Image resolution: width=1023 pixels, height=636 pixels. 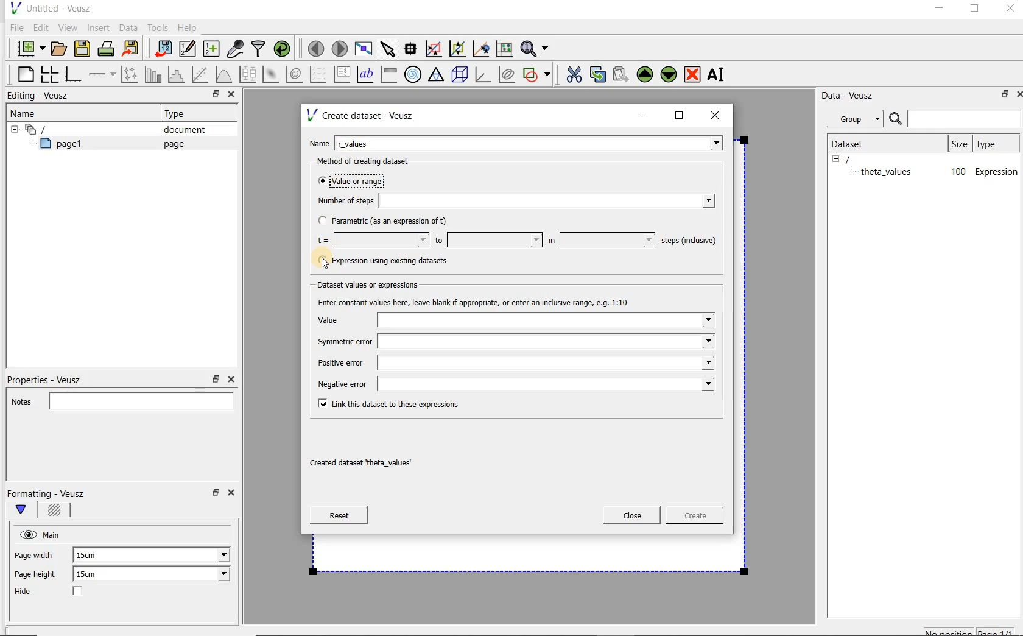 What do you see at coordinates (888, 171) in the screenshot?
I see `theta_values` at bounding box center [888, 171].